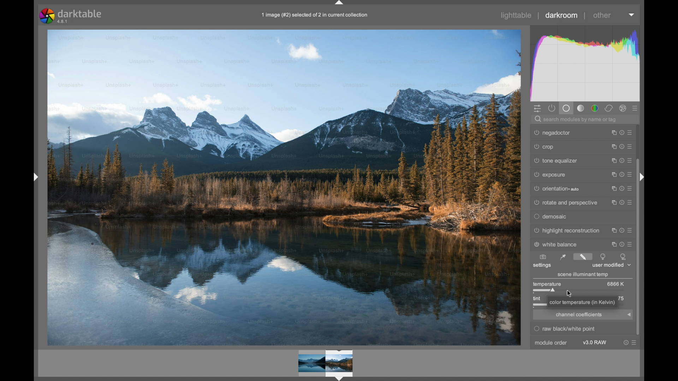  I want to click on presets, so click(631, 187).